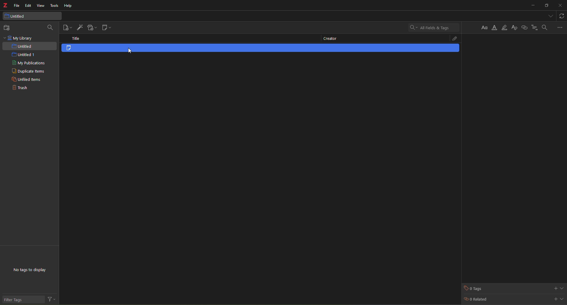  What do you see at coordinates (485, 27) in the screenshot?
I see `` at bounding box center [485, 27].